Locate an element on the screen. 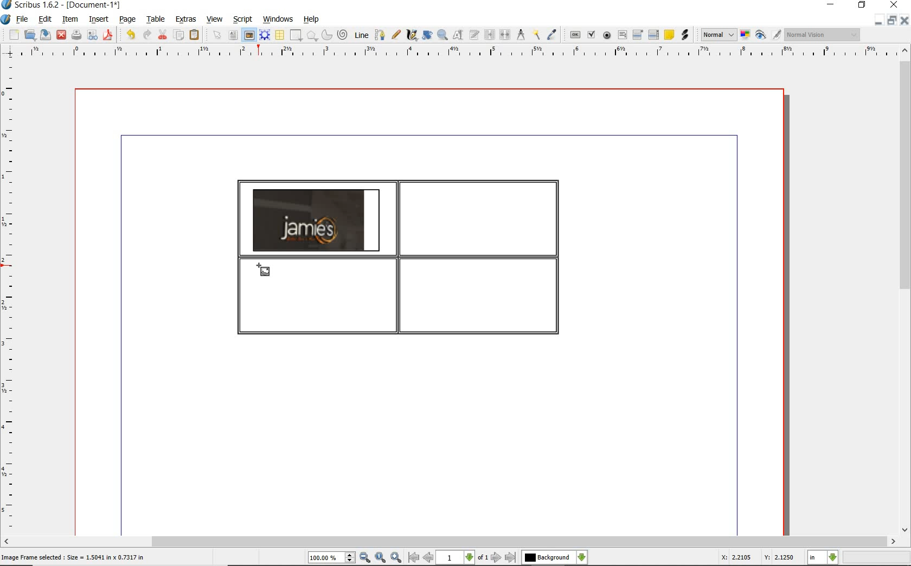 The height and width of the screenshot is (566, 911). extras is located at coordinates (186, 20).